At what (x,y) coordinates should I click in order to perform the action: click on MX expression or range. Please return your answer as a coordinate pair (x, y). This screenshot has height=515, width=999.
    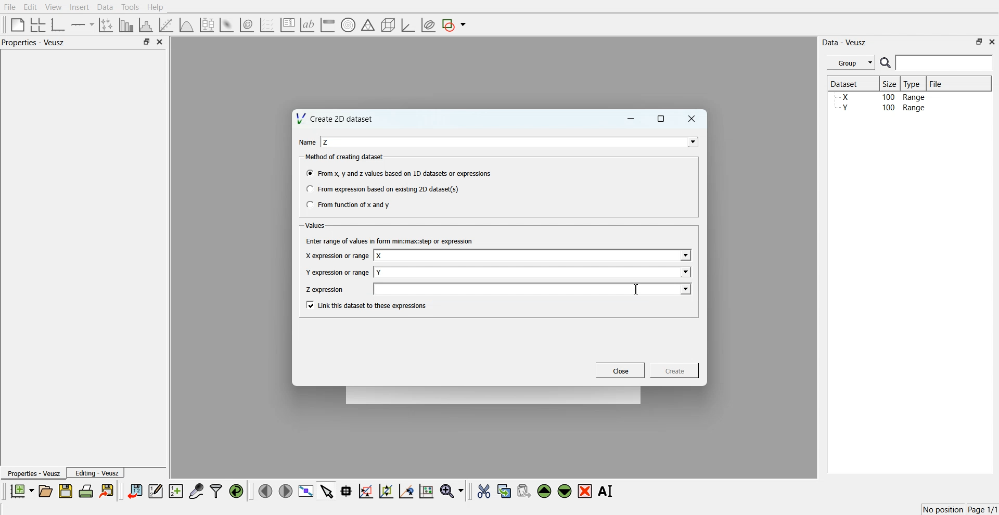
    Looking at the image, I should click on (337, 255).